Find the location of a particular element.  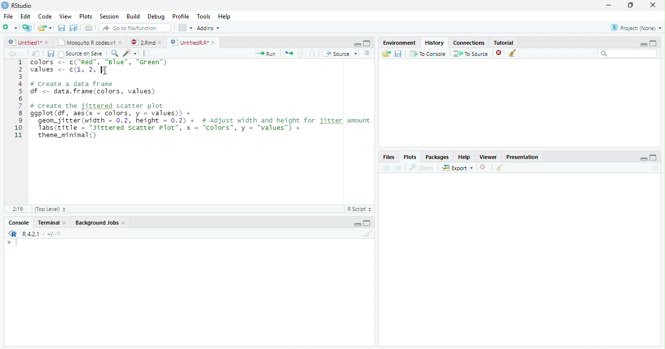

2.Rmd is located at coordinates (142, 42).